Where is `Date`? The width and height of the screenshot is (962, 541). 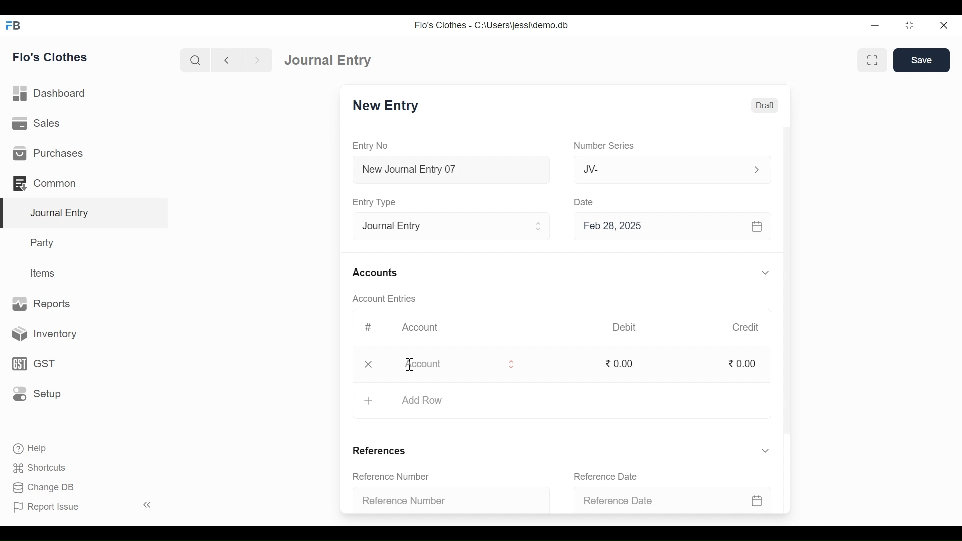
Date is located at coordinates (587, 203).